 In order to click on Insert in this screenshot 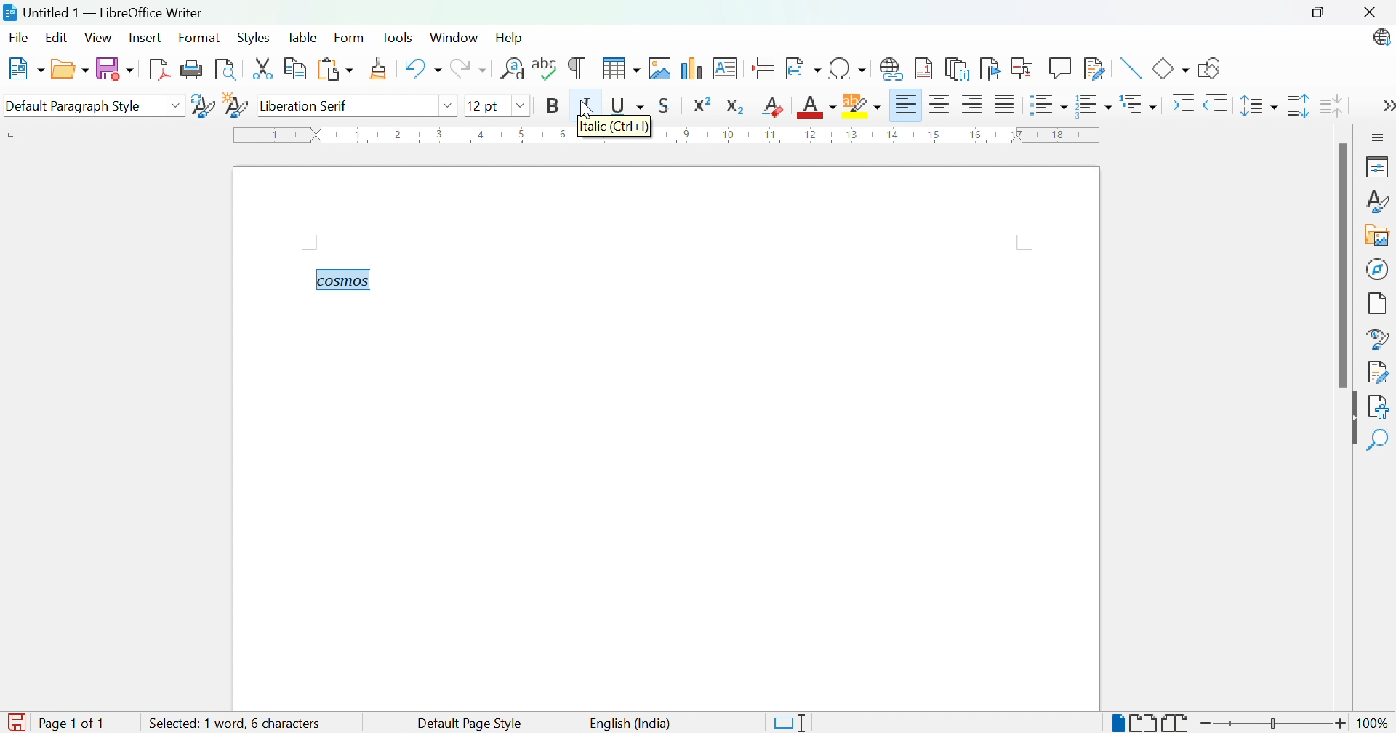, I will do `click(147, 37)`.